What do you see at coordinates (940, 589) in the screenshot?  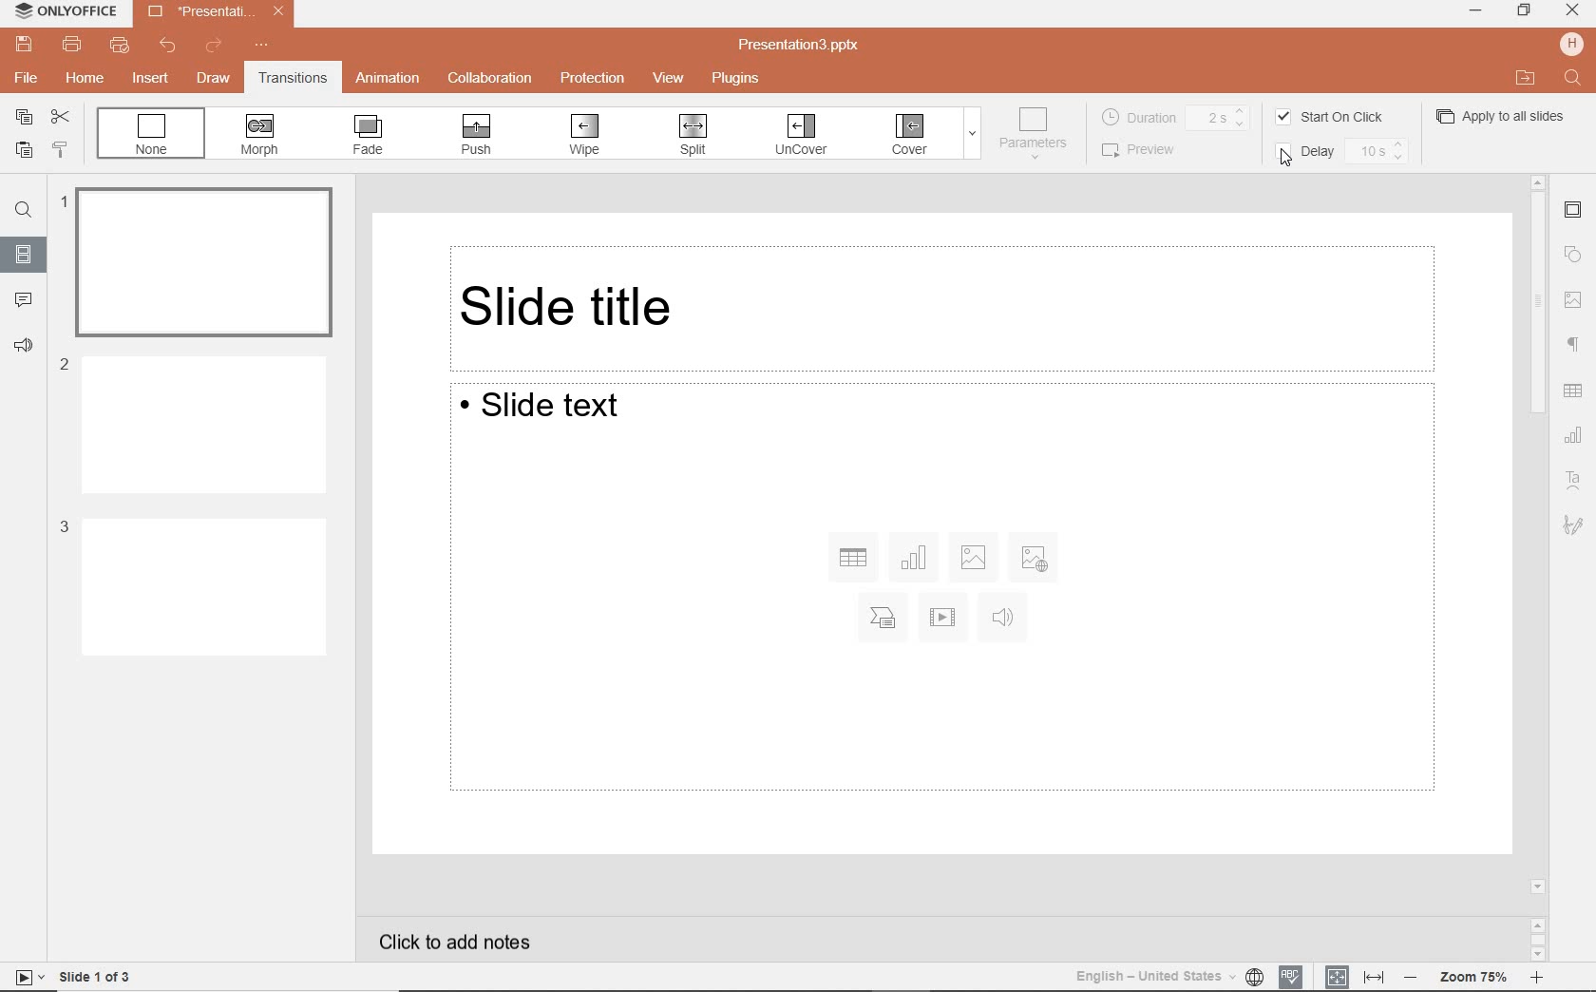 I see `Slide Text` at bounding box center [940, 589].